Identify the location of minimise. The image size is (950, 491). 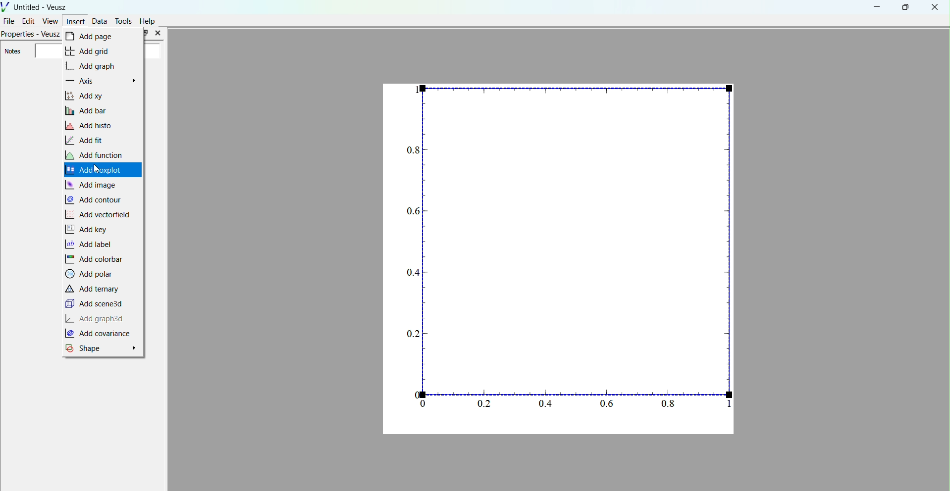
(877, 6).